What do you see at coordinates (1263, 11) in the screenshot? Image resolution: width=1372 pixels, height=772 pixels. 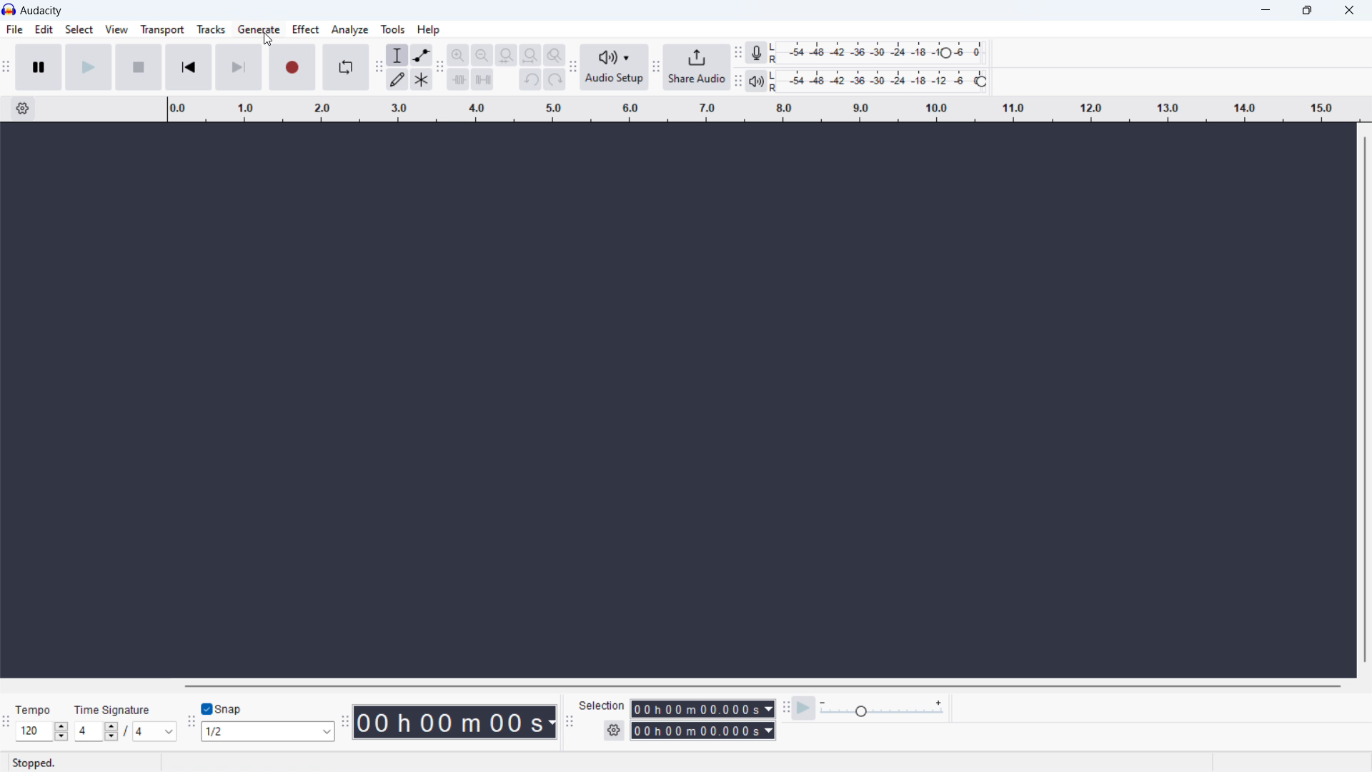 I see `minimize` at bounding box center [1263, 11].